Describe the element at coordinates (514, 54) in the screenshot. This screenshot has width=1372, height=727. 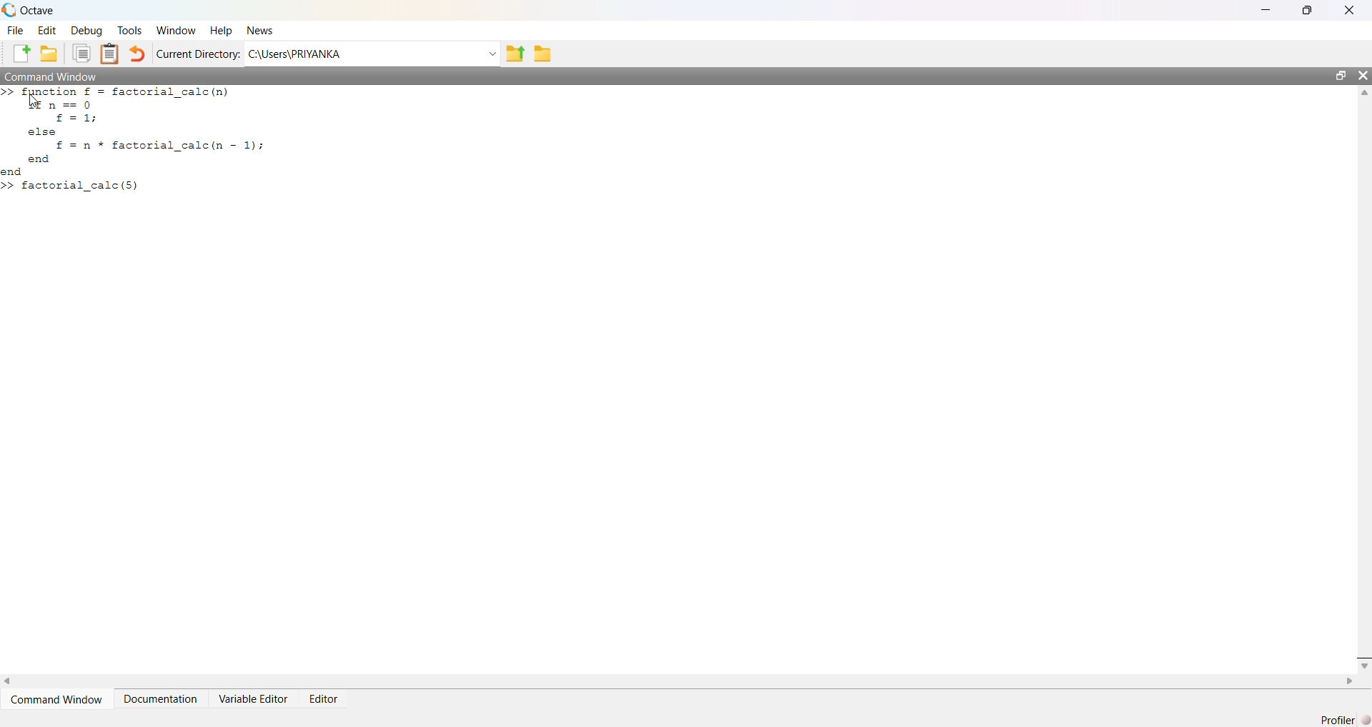
I see `share folder` at that location.